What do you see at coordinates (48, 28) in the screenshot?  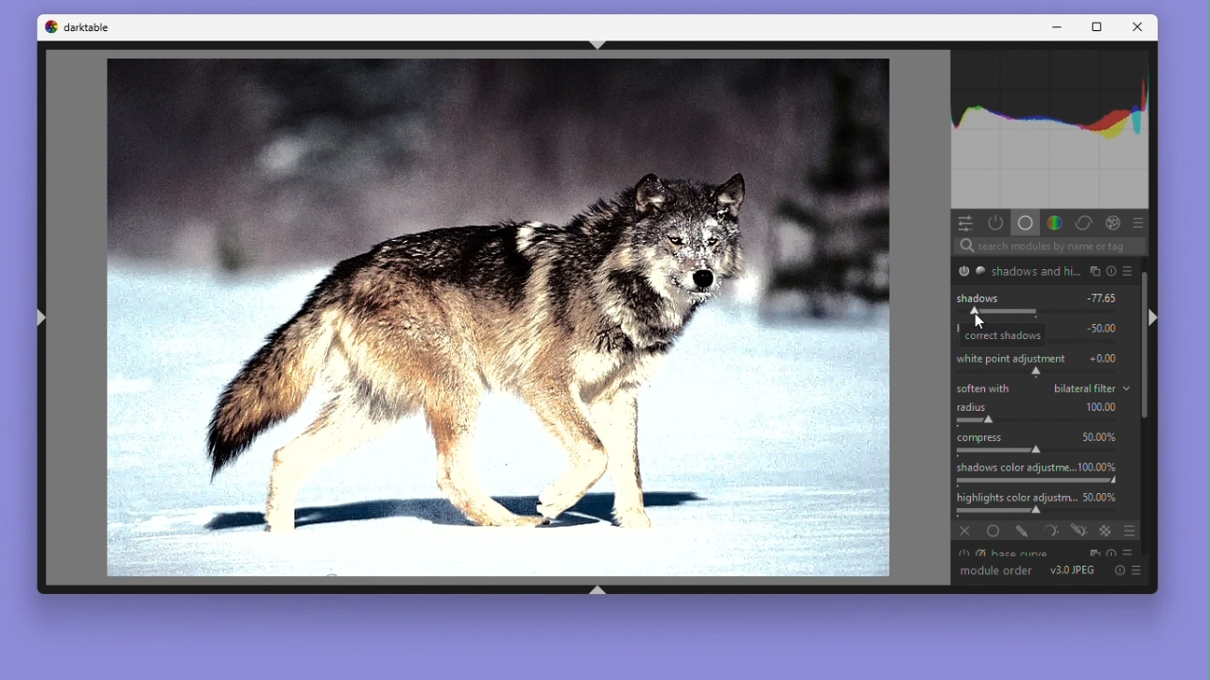 I see `Dark table logo` at bounding box center [48, 28].